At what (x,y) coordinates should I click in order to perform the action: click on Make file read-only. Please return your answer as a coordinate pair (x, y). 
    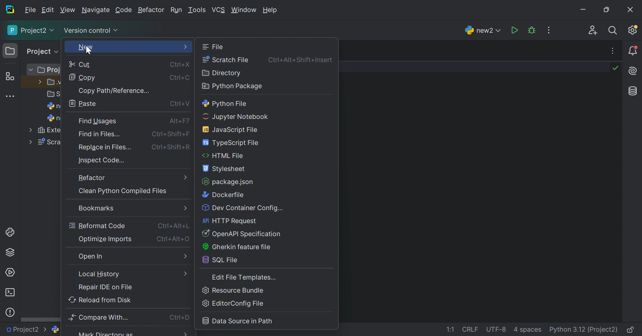
    Looking at the image, I should click on (631, 329).